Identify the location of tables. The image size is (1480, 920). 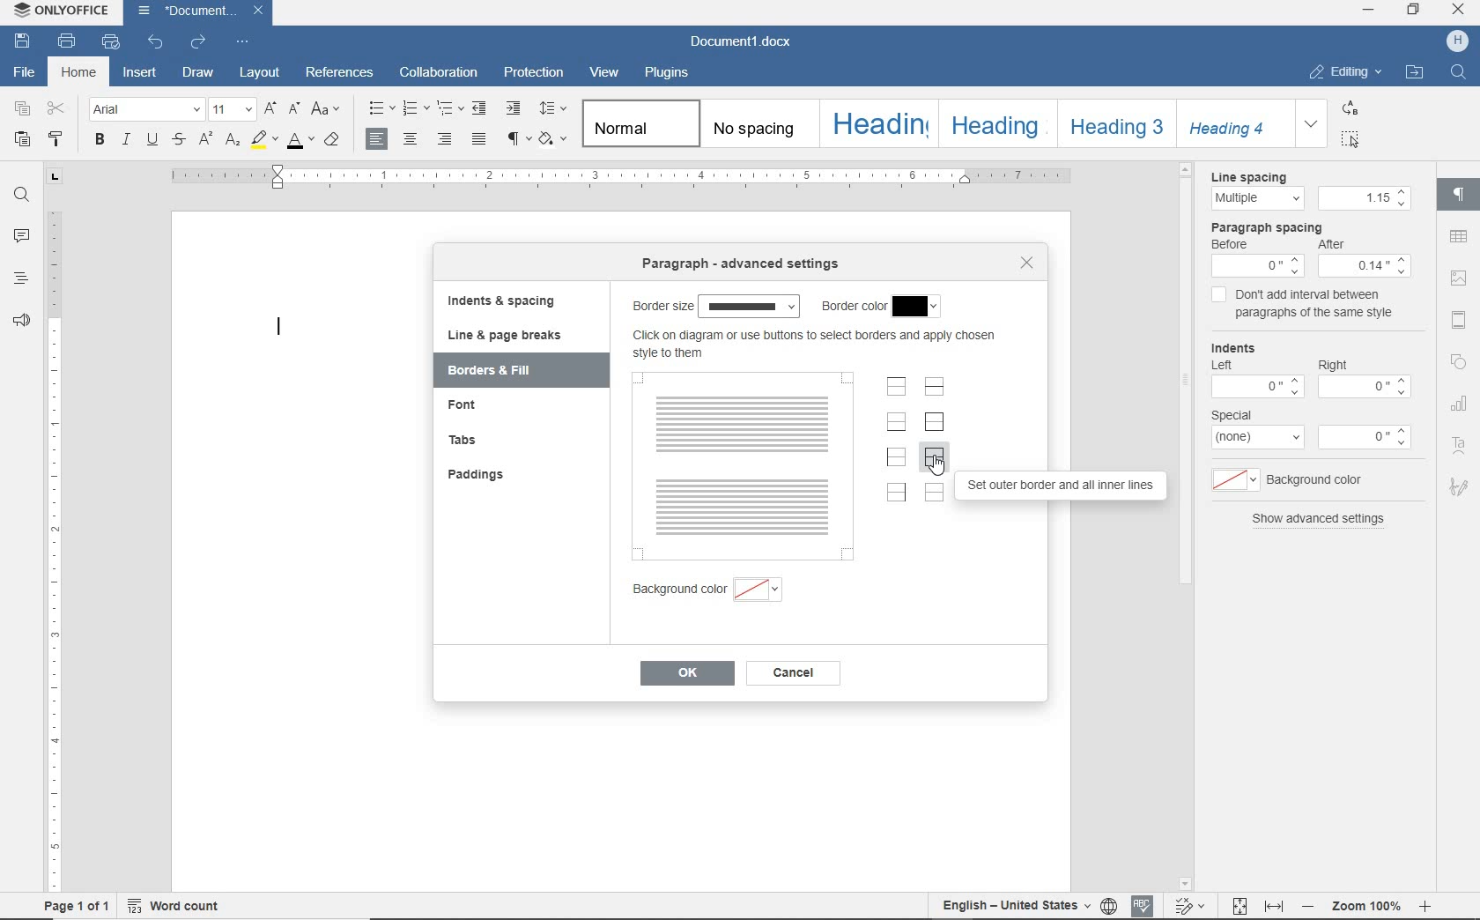
(1459, 236).